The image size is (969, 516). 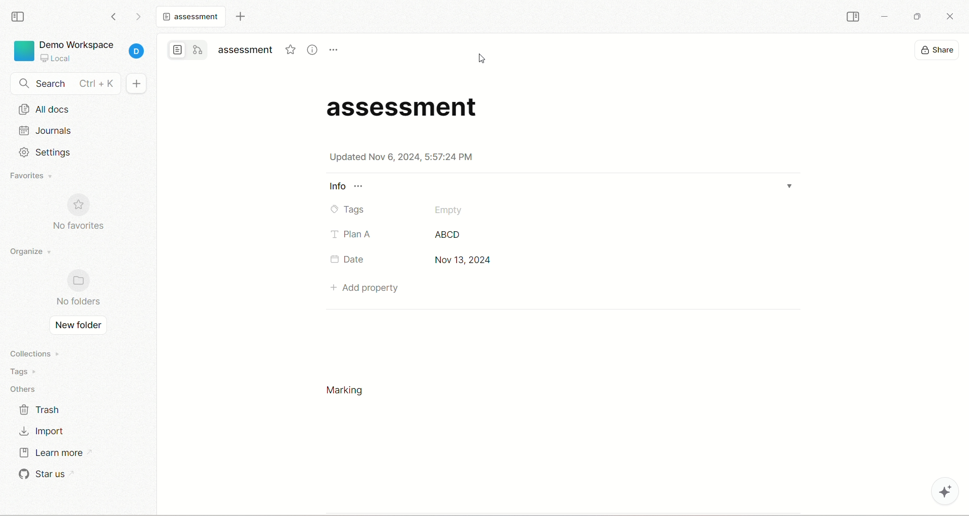 What do you see at coordinates (20, 371) in the screenshot?
I see `tags` at bounding box center [20, 371].